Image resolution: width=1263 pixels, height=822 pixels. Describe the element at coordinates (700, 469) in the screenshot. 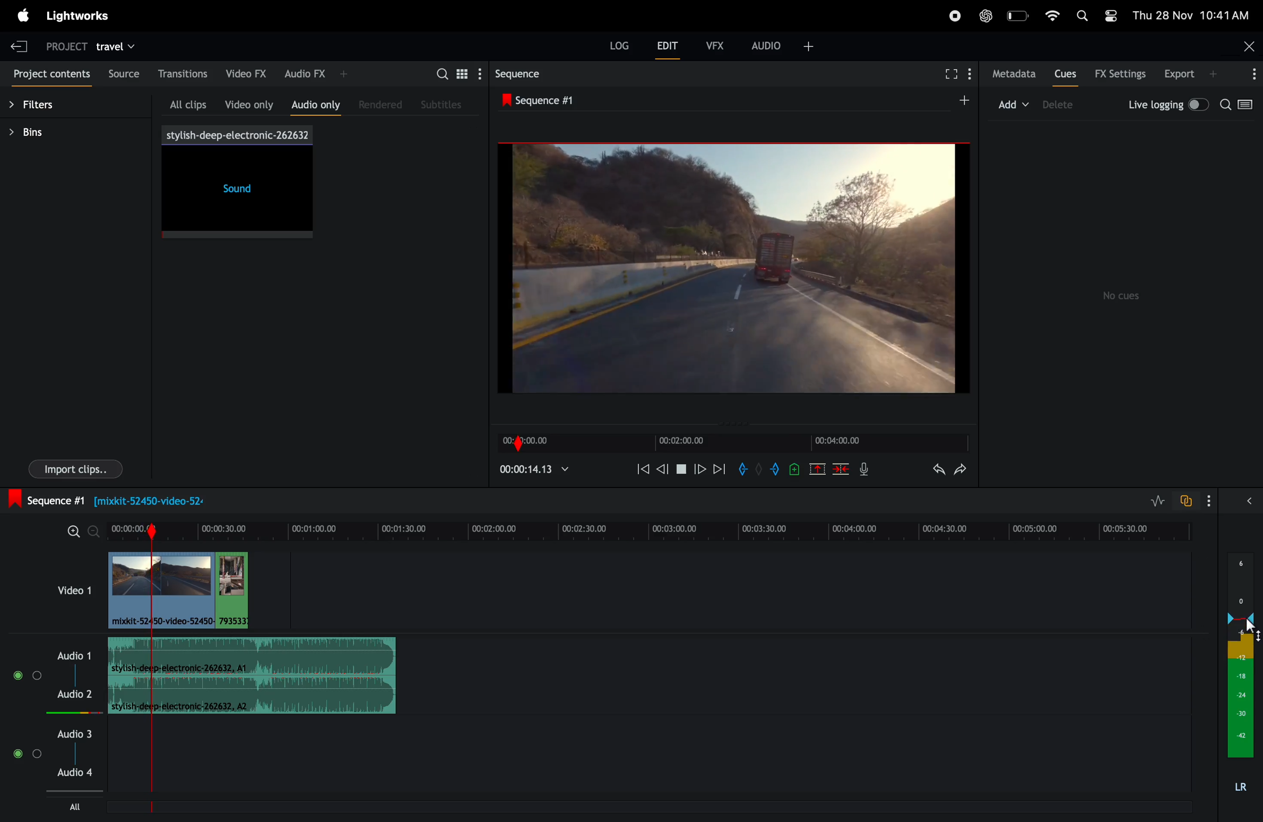

I see `move forward one frame` at that location.